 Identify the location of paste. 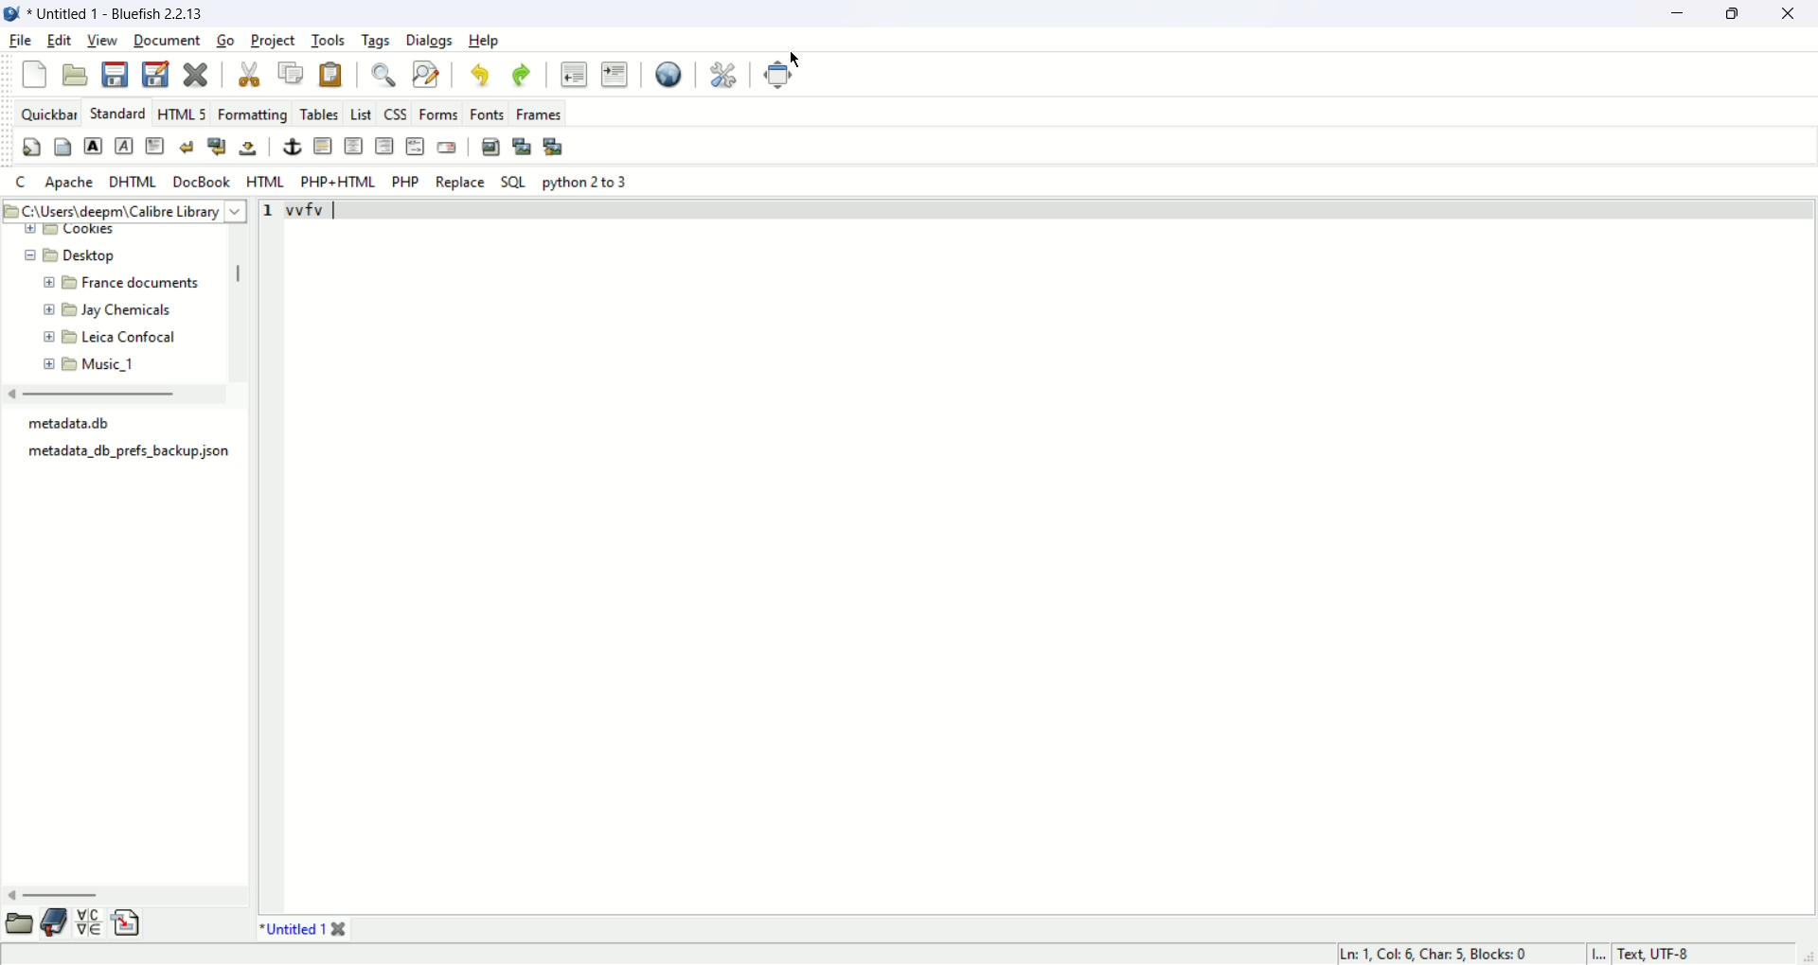
(334, 74).